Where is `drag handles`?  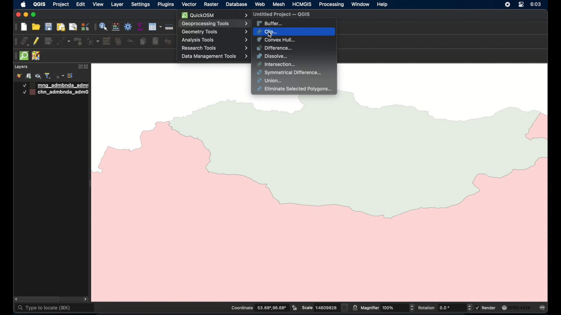
drag handles is located at coordinates (16, 42).